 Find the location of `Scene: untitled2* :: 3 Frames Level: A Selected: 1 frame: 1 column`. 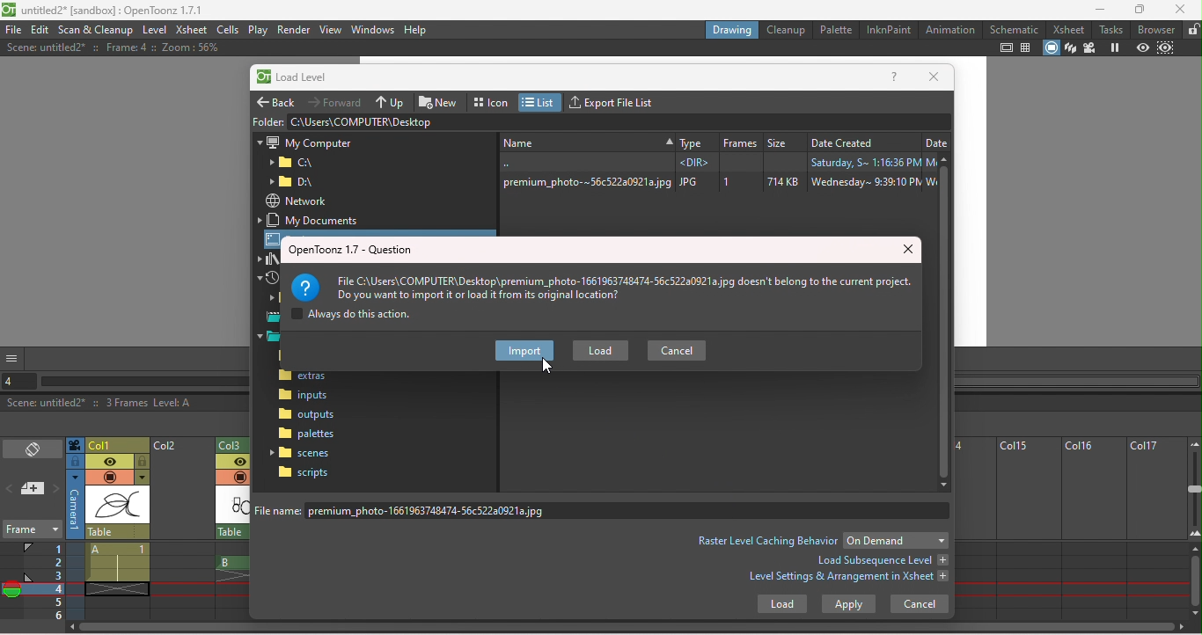

Scene: untitled2* :: 3 Frames Level: A Selected: 1 frame: 1 column is located at coordinates (125, 404).